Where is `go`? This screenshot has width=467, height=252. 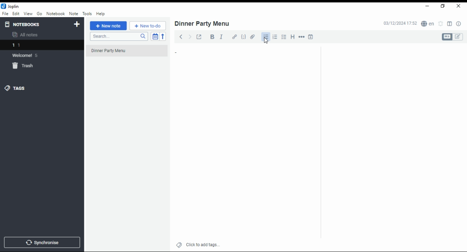
go is located at coordinates (39, 14).